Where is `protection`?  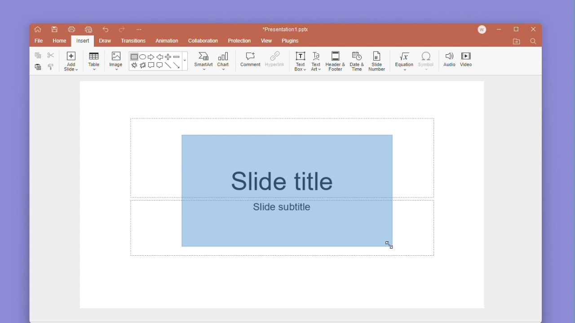 protection is located at coordinates (238, 41).